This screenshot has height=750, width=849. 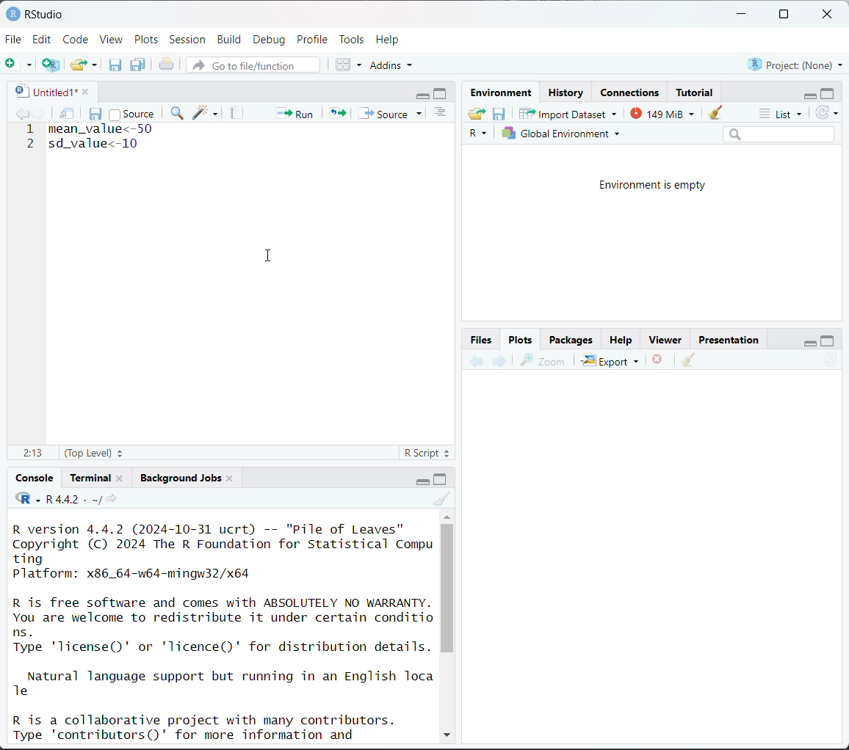 I want to click on save workspace as, so click(x=499, y=114).